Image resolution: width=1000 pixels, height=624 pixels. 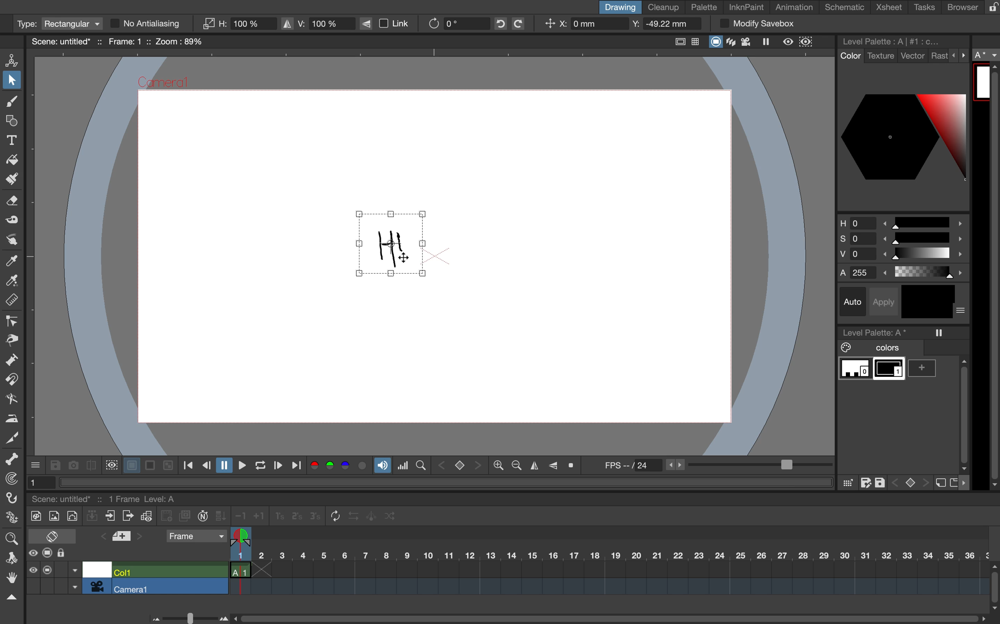 What do you see at coordinates (10, 103) in the screenshot?
I see `brush tool` at bounding box center [10, 103].